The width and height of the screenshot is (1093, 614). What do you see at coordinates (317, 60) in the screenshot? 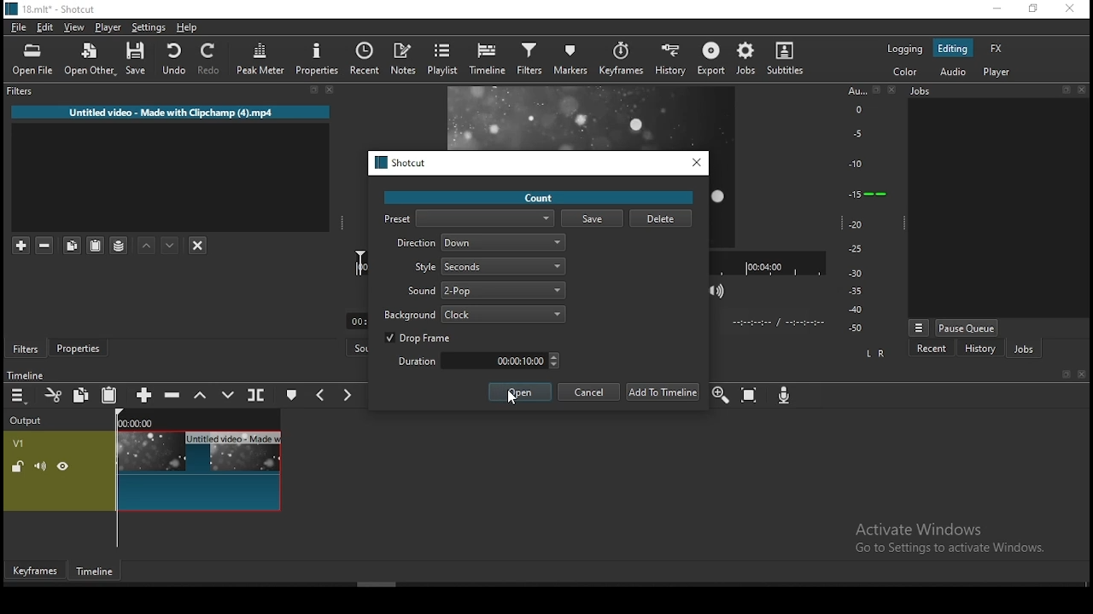
I see `properties` at bounding box center [317, 60].